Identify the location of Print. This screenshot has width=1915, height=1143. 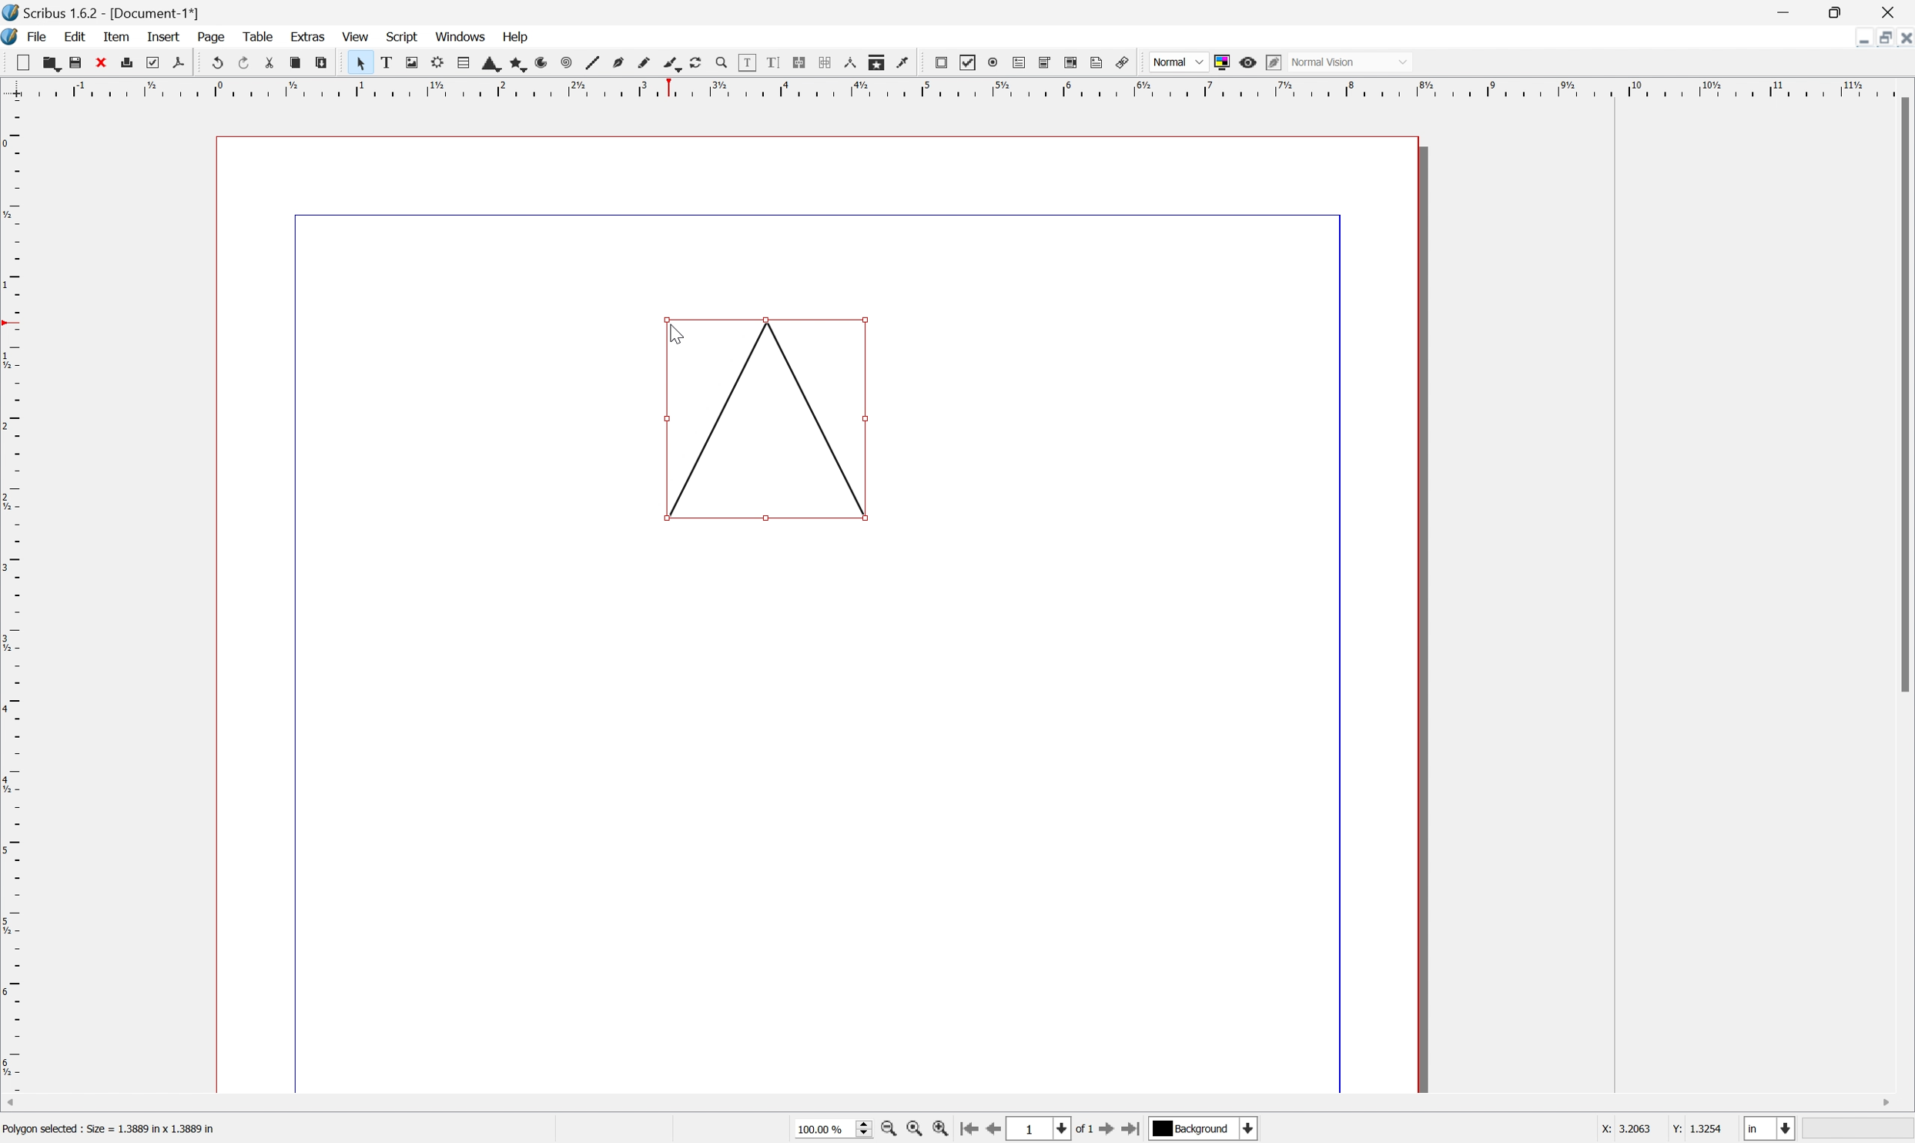
(126, 62).